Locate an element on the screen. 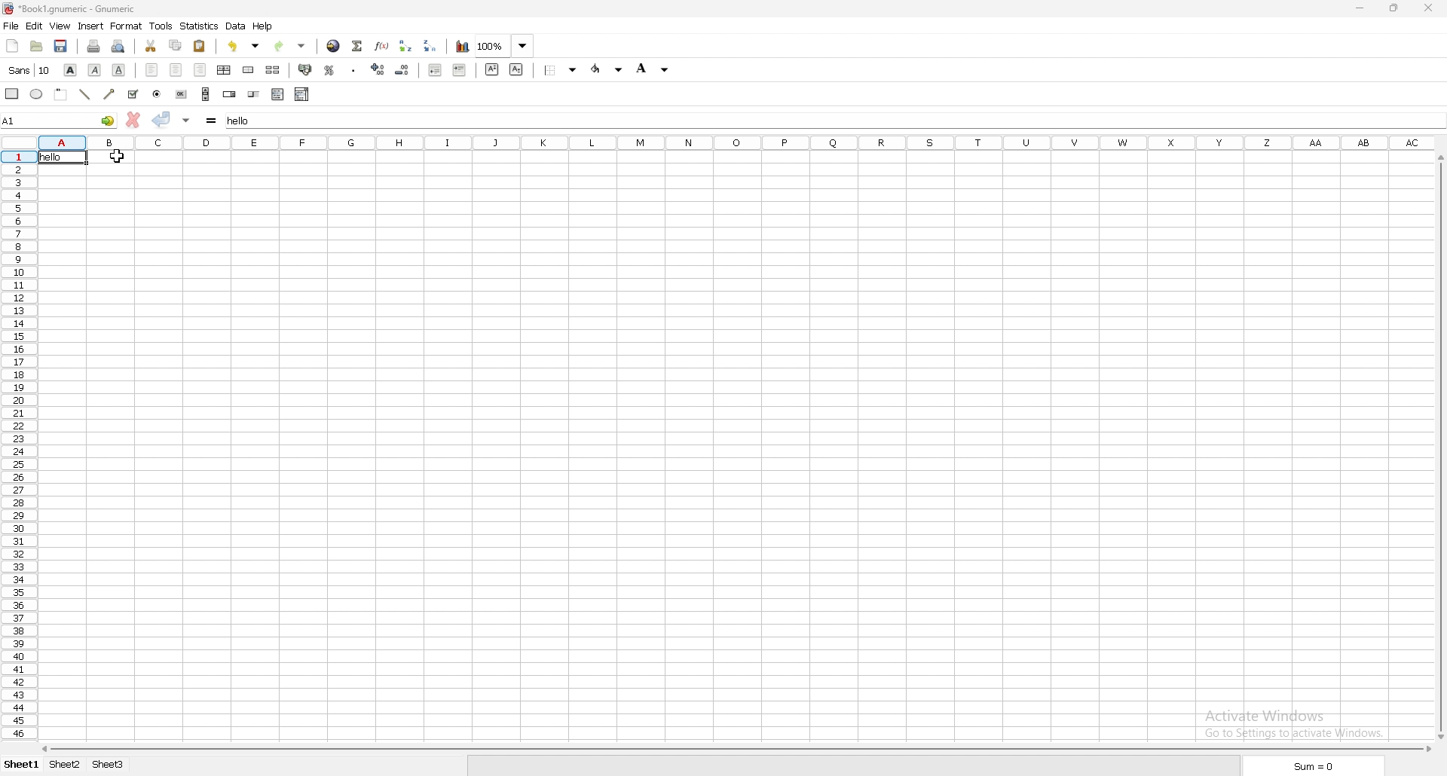 This screenshot has width=1447, height=776. new is located at coordinates (12, 46).